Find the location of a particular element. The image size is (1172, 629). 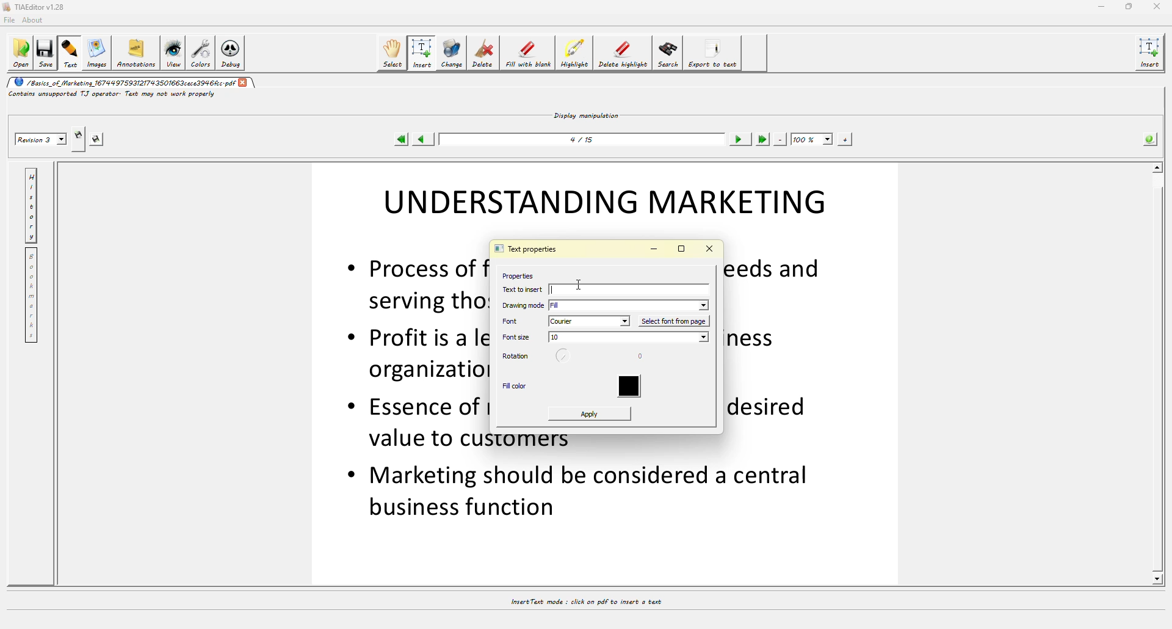

font is located at coordinates (517, 321).